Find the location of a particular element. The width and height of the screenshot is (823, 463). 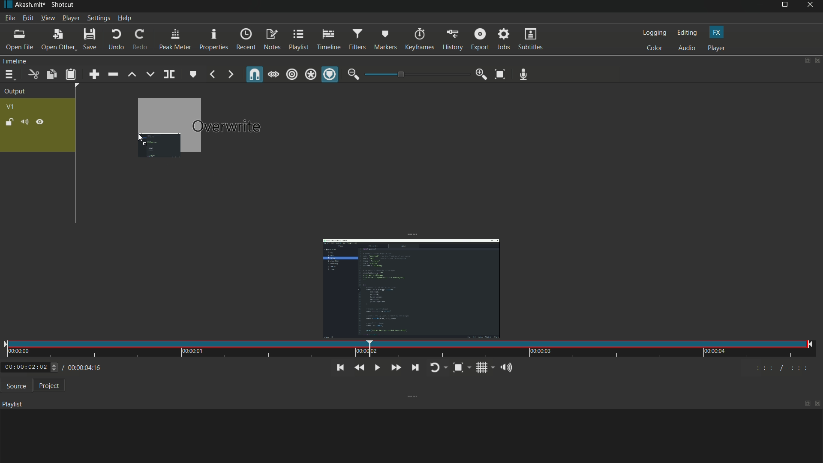

view menu is located at coordinates (47, 18).